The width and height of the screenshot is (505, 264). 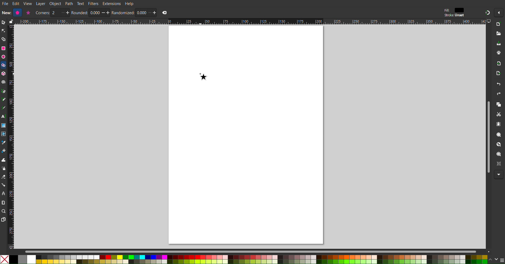 I want to click on Vertical Ruler, so click(x=11, y=137).